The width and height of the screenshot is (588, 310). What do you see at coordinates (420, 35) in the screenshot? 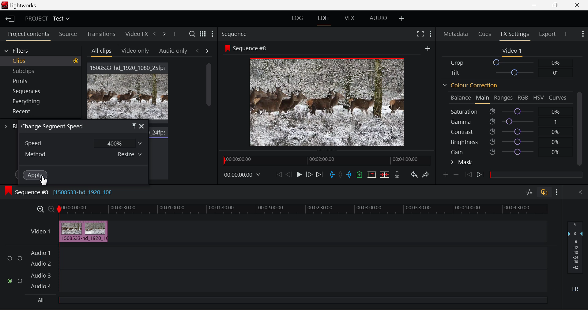
I see `Full Screen` at bounding box center [420, 35].